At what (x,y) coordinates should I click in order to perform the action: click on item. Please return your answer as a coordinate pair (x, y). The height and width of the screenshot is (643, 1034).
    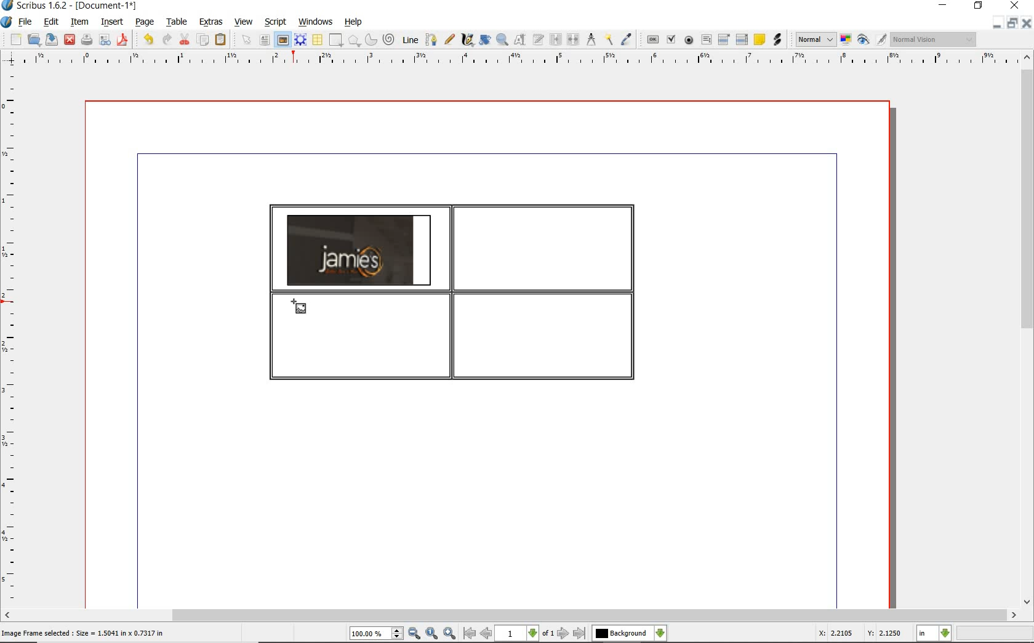
    Looking at the image, I should click on (78, 22).